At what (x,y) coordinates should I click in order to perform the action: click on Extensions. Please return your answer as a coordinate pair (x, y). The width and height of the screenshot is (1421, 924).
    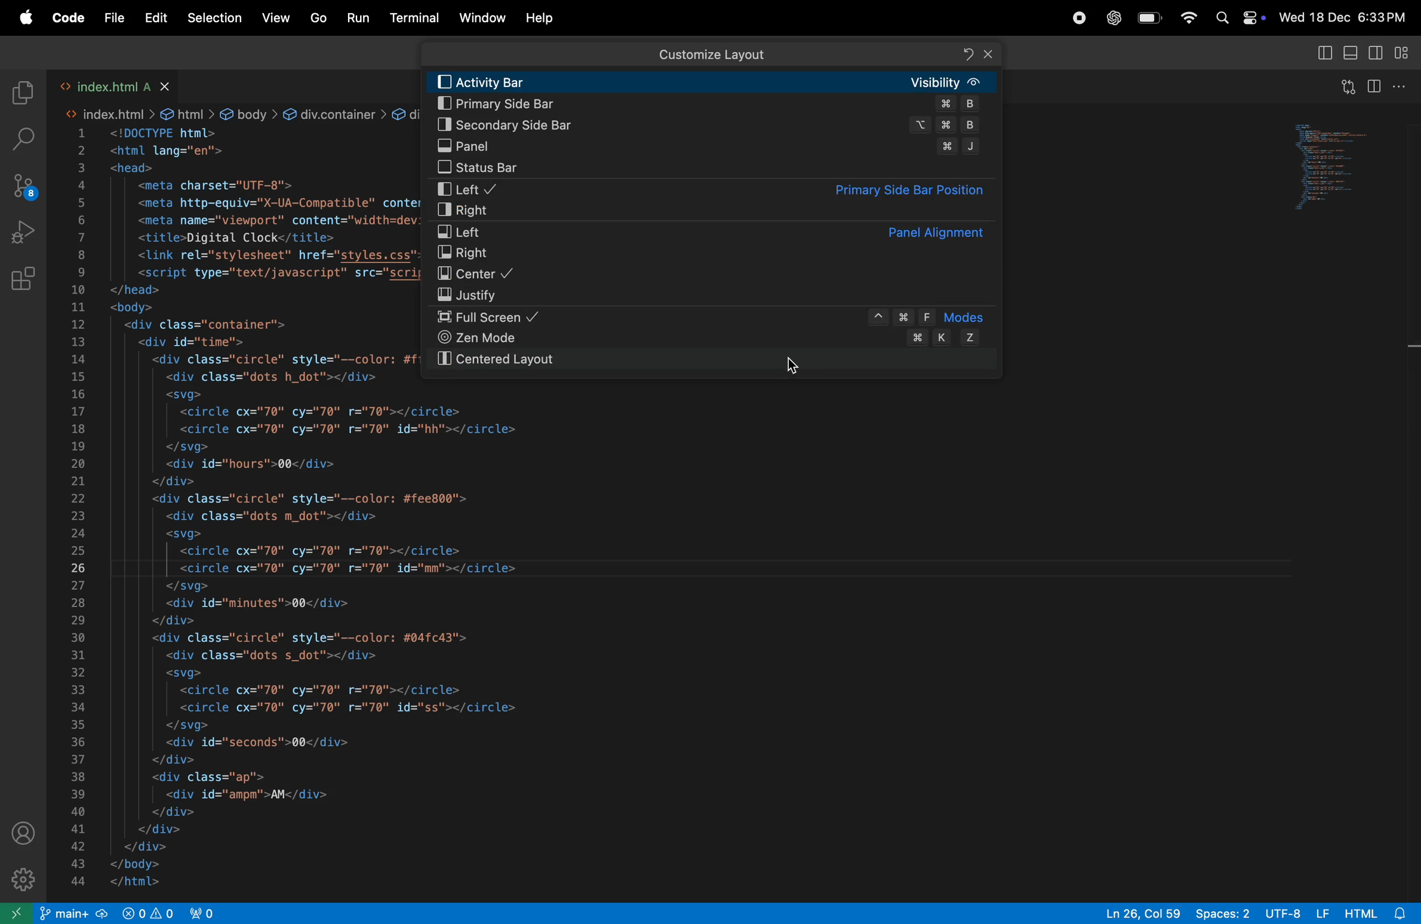
    Looking at the image, I should click on (23, 279).